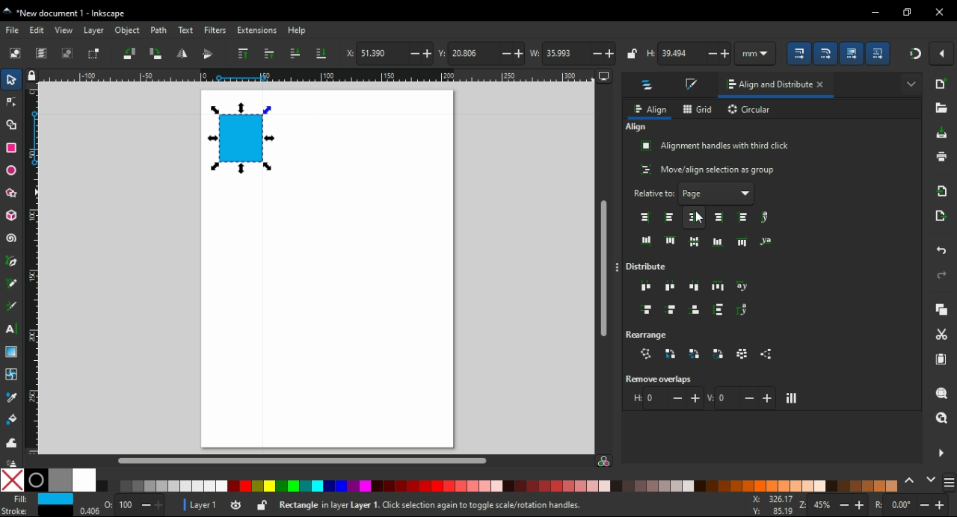 This screenshot has width=957, height=517. I want to click on vertical coordinate of selection, so click(480, 52).